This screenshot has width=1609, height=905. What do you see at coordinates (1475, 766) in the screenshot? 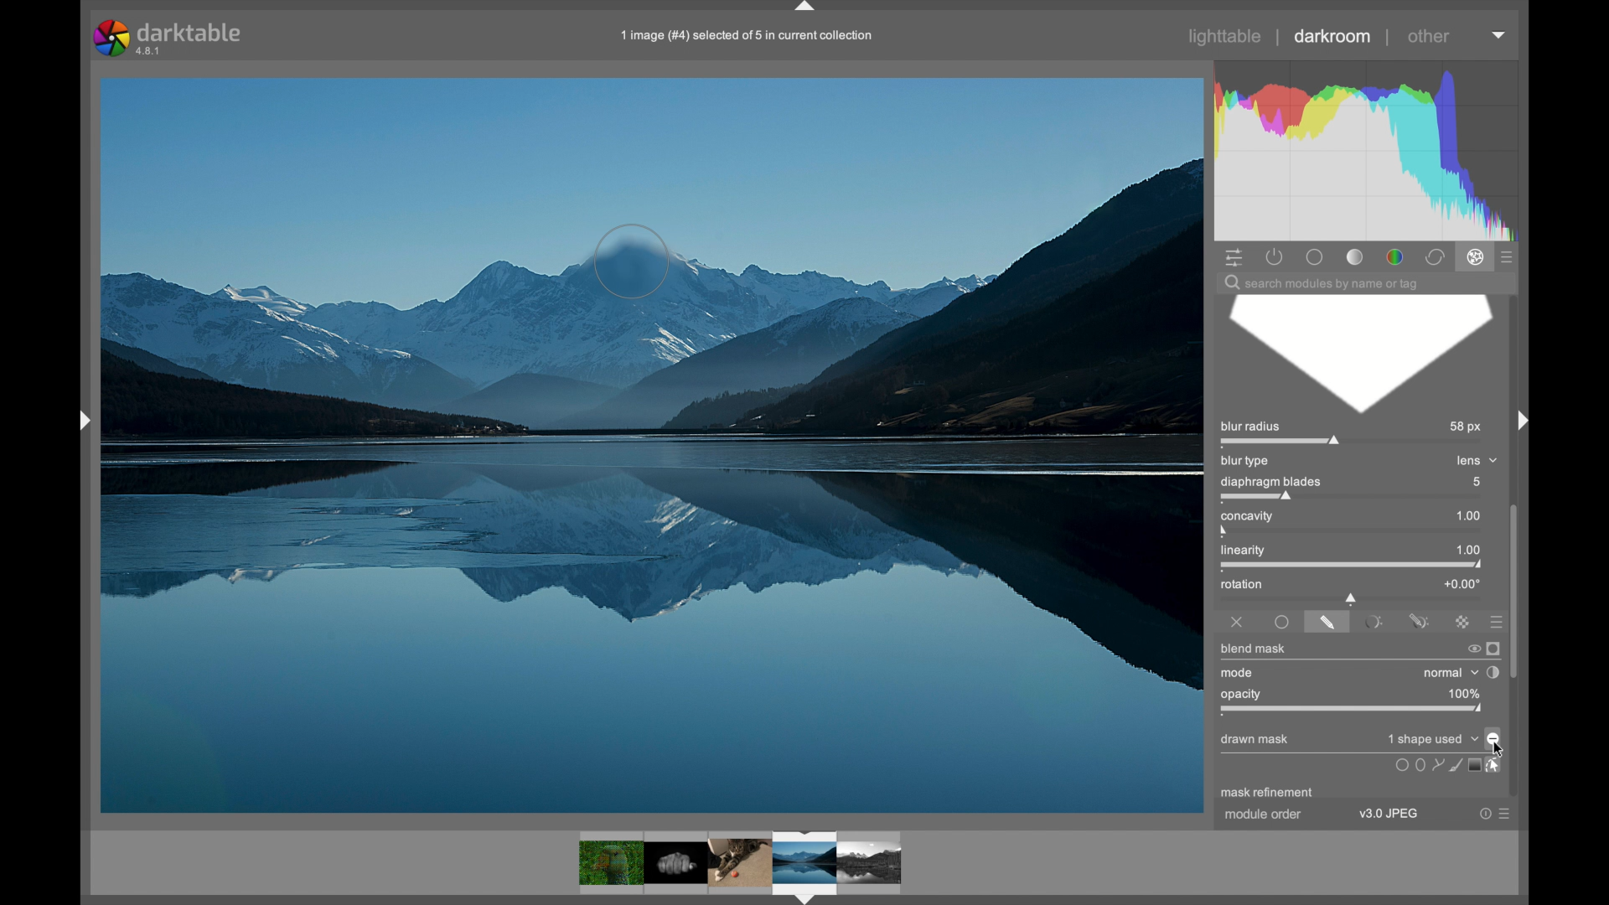
I see `screen` at bounding box center [1475, 766].